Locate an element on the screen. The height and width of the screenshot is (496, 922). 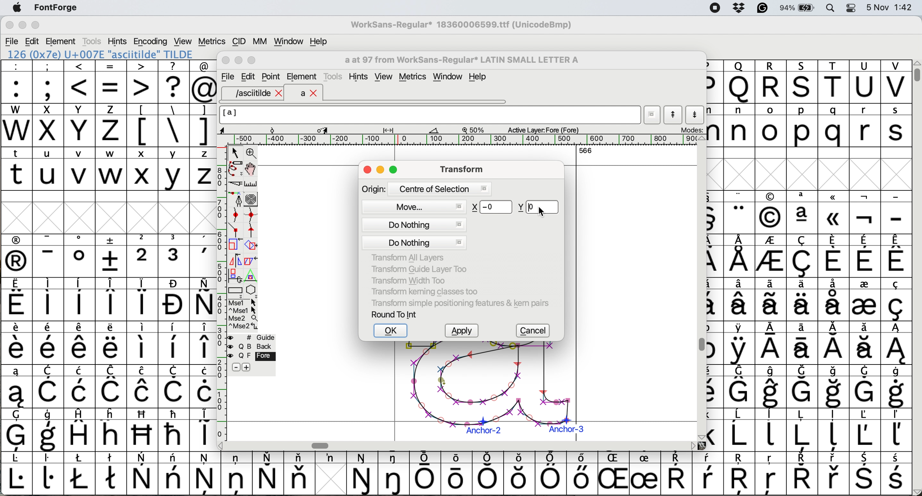
symbol is located at coordinates (802, 473).